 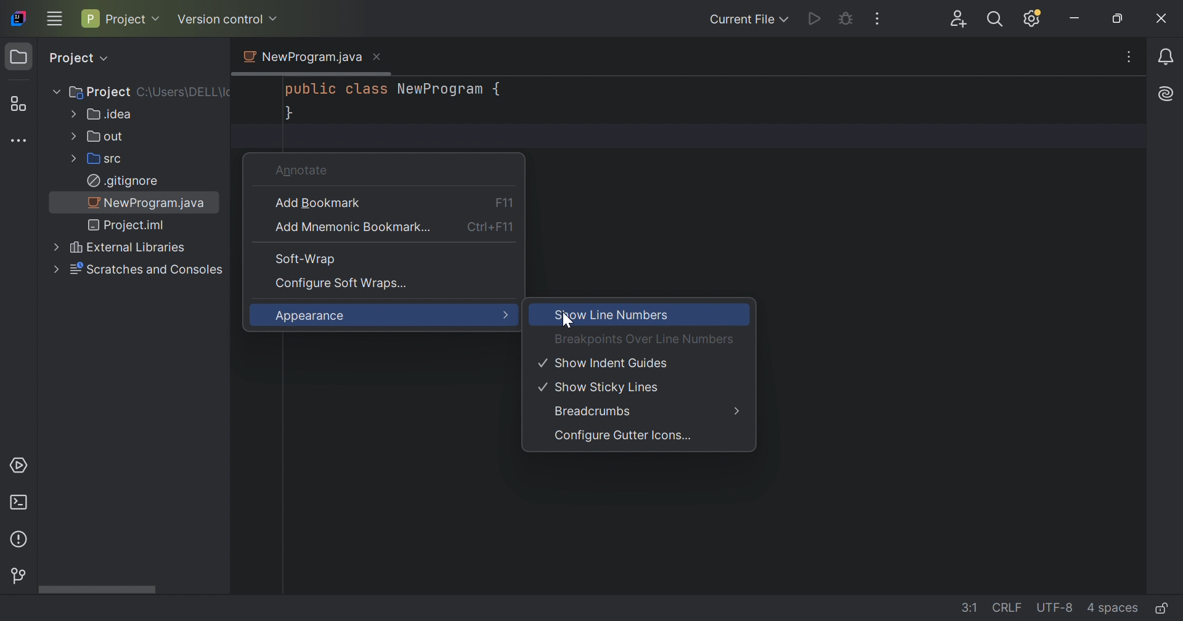 What do you see at coordinates (20, 577) in the screenshot?
I see `Version control` at bounding box center [20, 577].